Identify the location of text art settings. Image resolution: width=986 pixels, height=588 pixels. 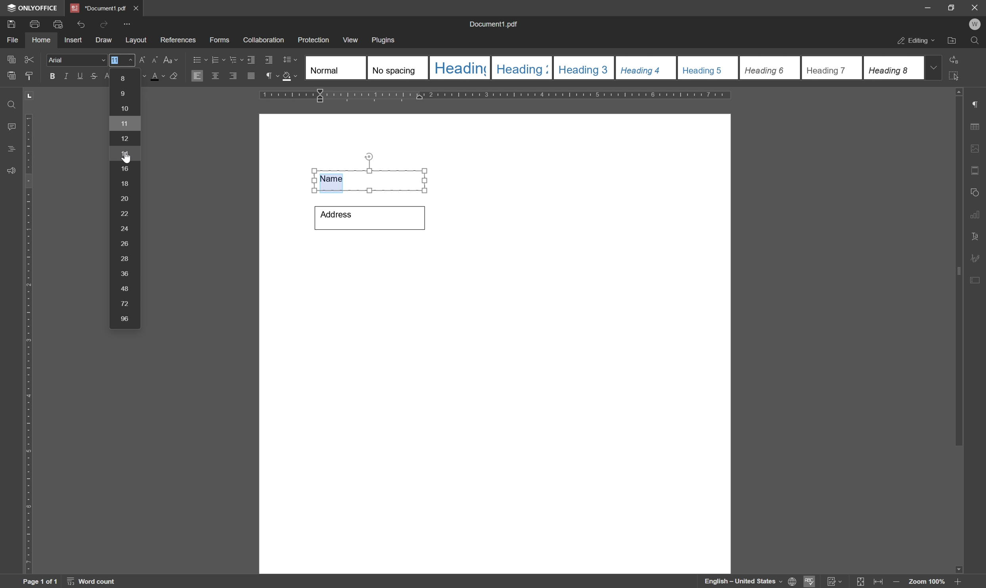
(978, 237).